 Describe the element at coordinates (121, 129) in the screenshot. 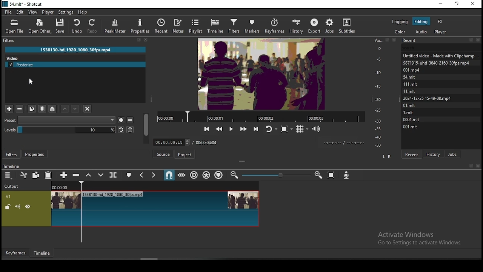

I see `reset` at that location.